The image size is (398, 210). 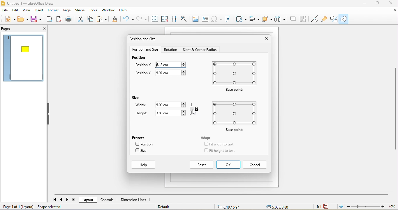 I want to click on toggle point edit mode, so click(x=316, y=19).